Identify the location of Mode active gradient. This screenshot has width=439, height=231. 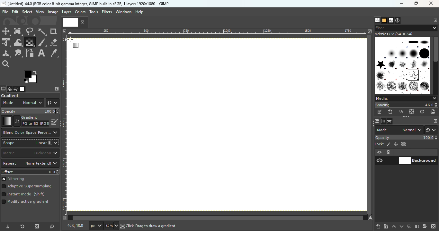
(26, 203).